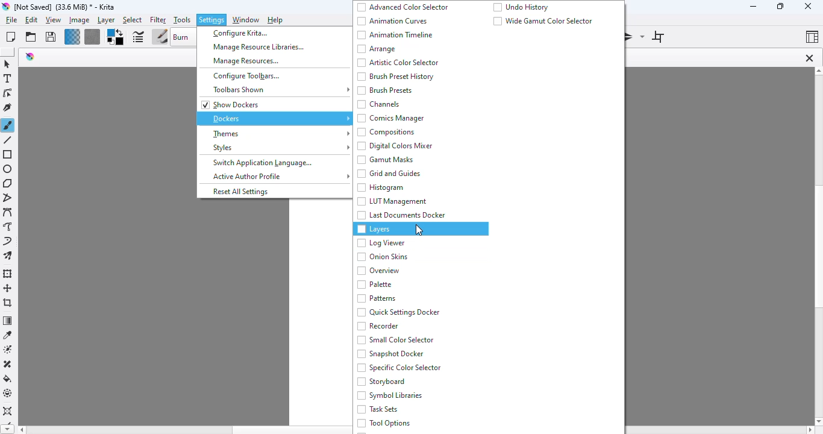 The width and height of the screenshot is (823, 434). What do you see at coordinates (8, 155) in the screenshot?
I see `rectangle tool` at bounding box center [8, 155].